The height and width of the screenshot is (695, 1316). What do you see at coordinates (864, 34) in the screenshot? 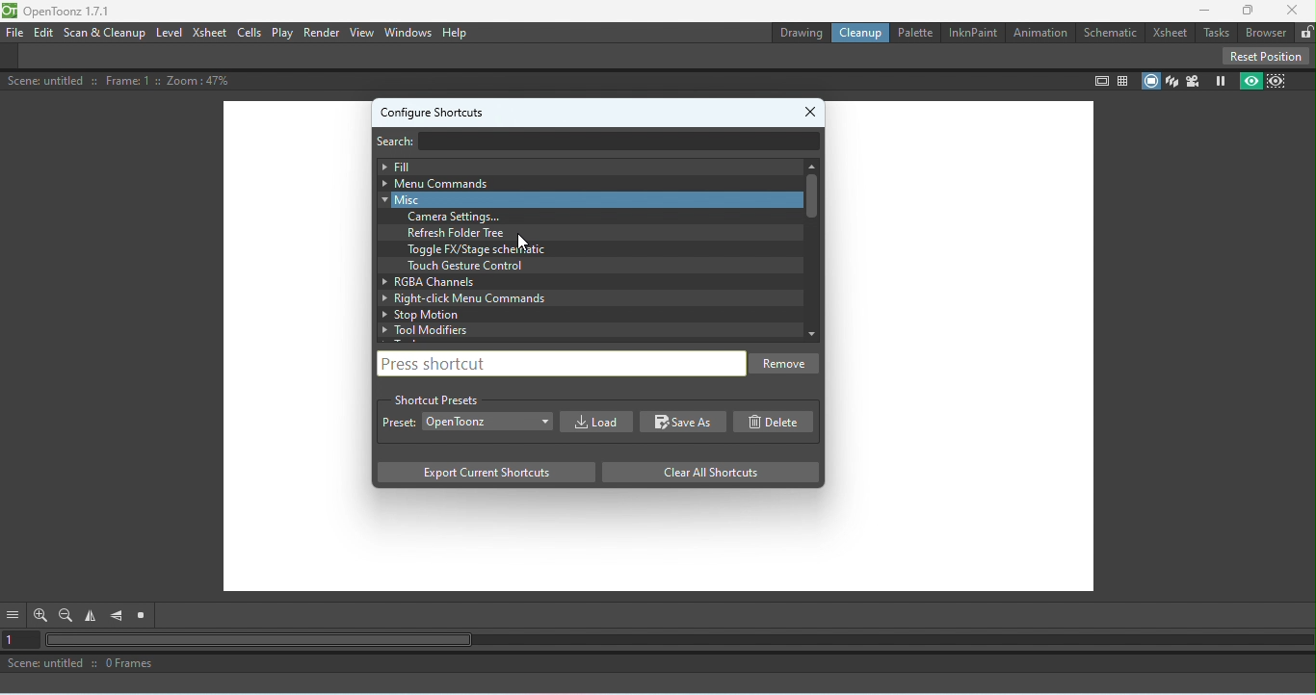
I see `Cleanup` at bounding box center [864, 34].